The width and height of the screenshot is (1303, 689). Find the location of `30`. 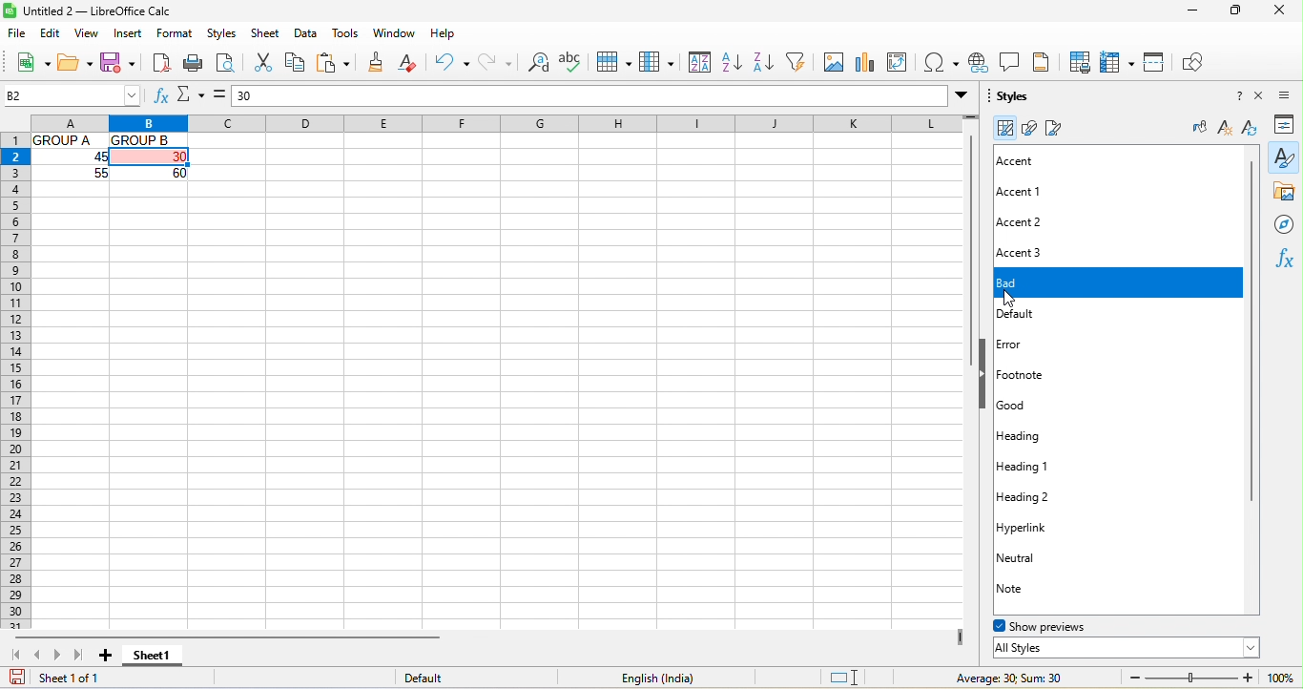

30 is located at coordinates (600, 95).